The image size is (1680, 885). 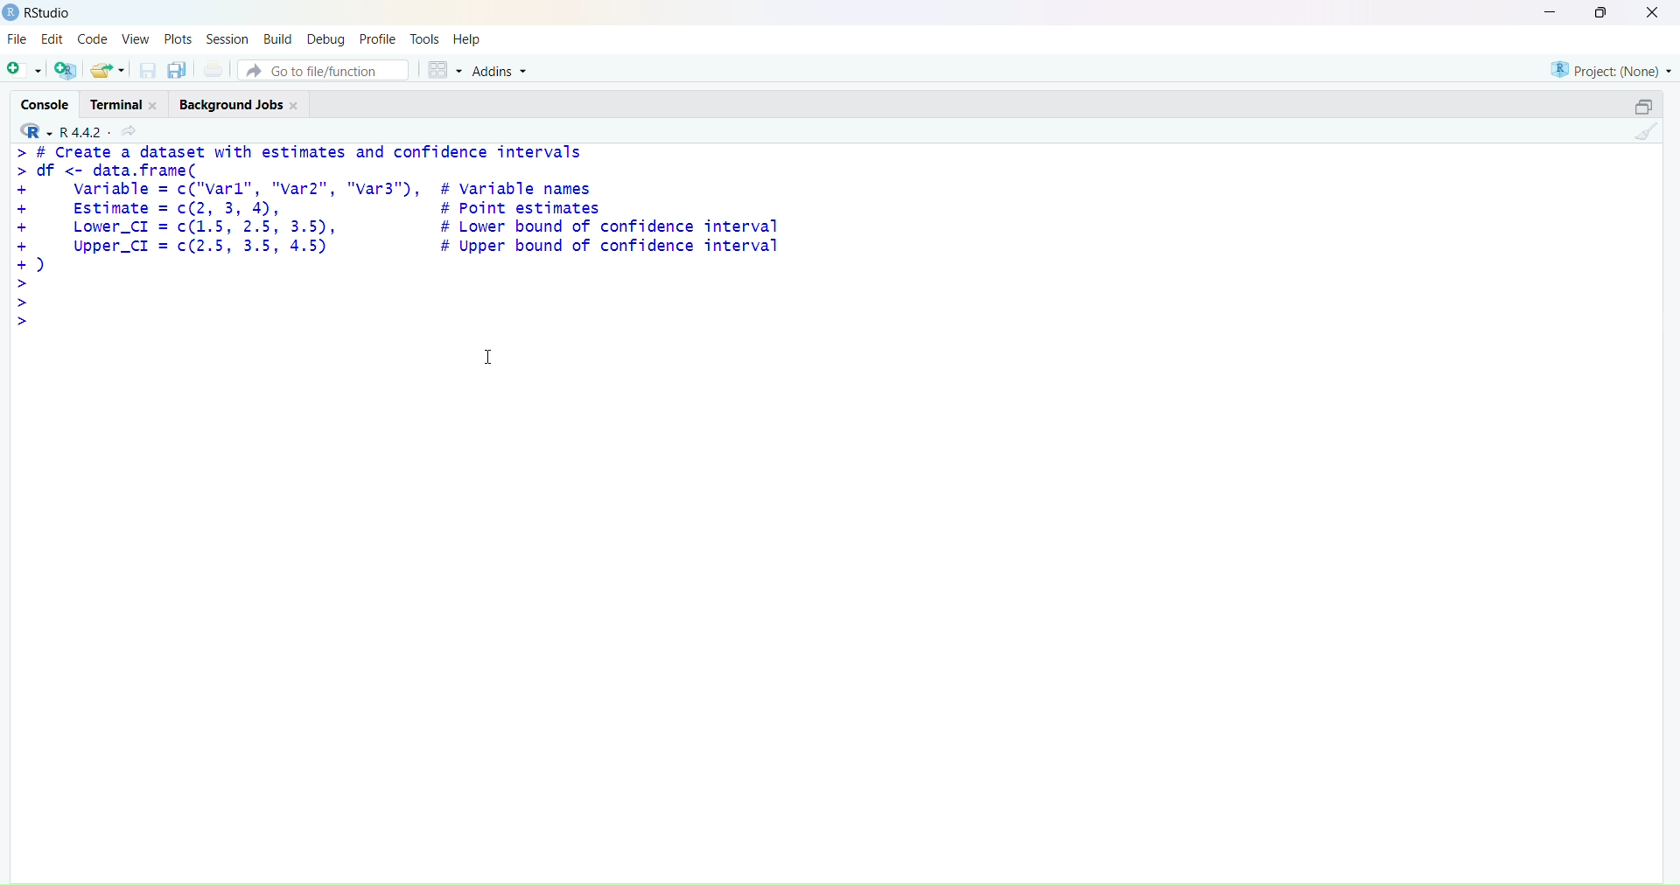 I want to click on create a project, so click(x=66, y=69).